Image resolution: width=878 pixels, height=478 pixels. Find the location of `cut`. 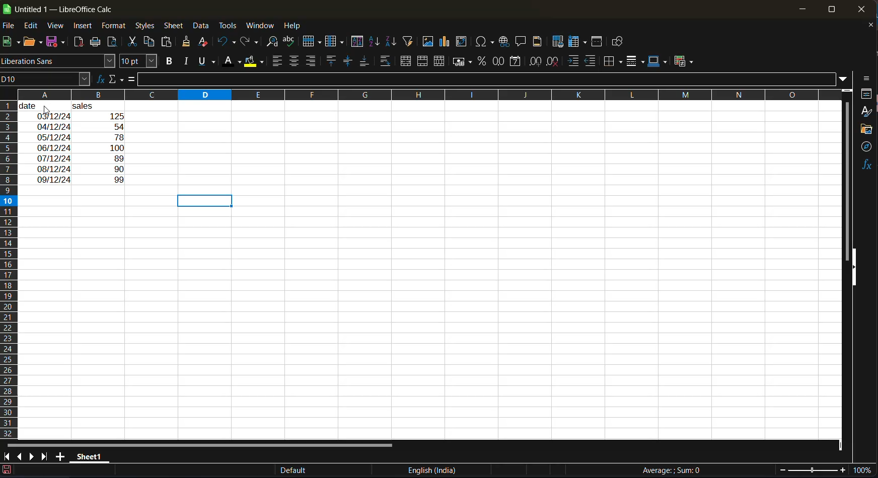

cut is located at coordinates (134, 41).